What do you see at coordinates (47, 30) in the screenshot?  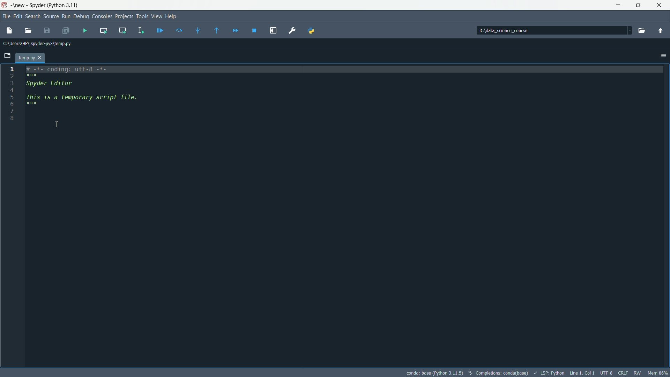 I see `save file` at bounding box center [47, 30].